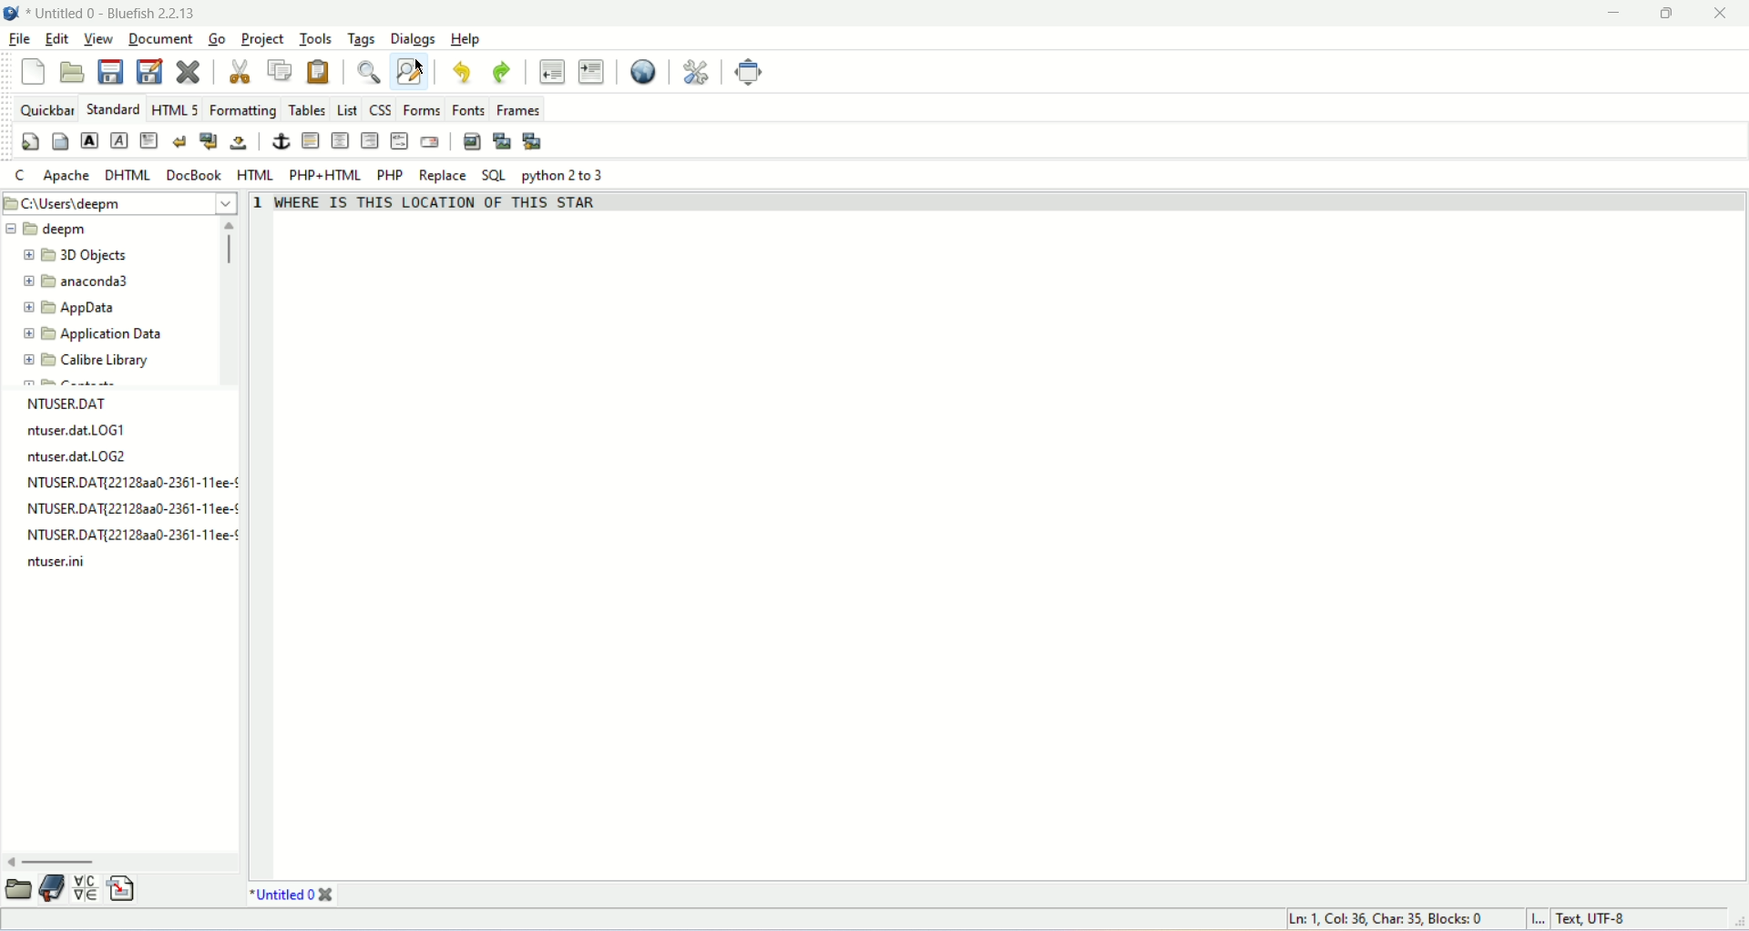 The height and width of the screenshot is (931, 1749). I want to click on email, so click(430, 141).